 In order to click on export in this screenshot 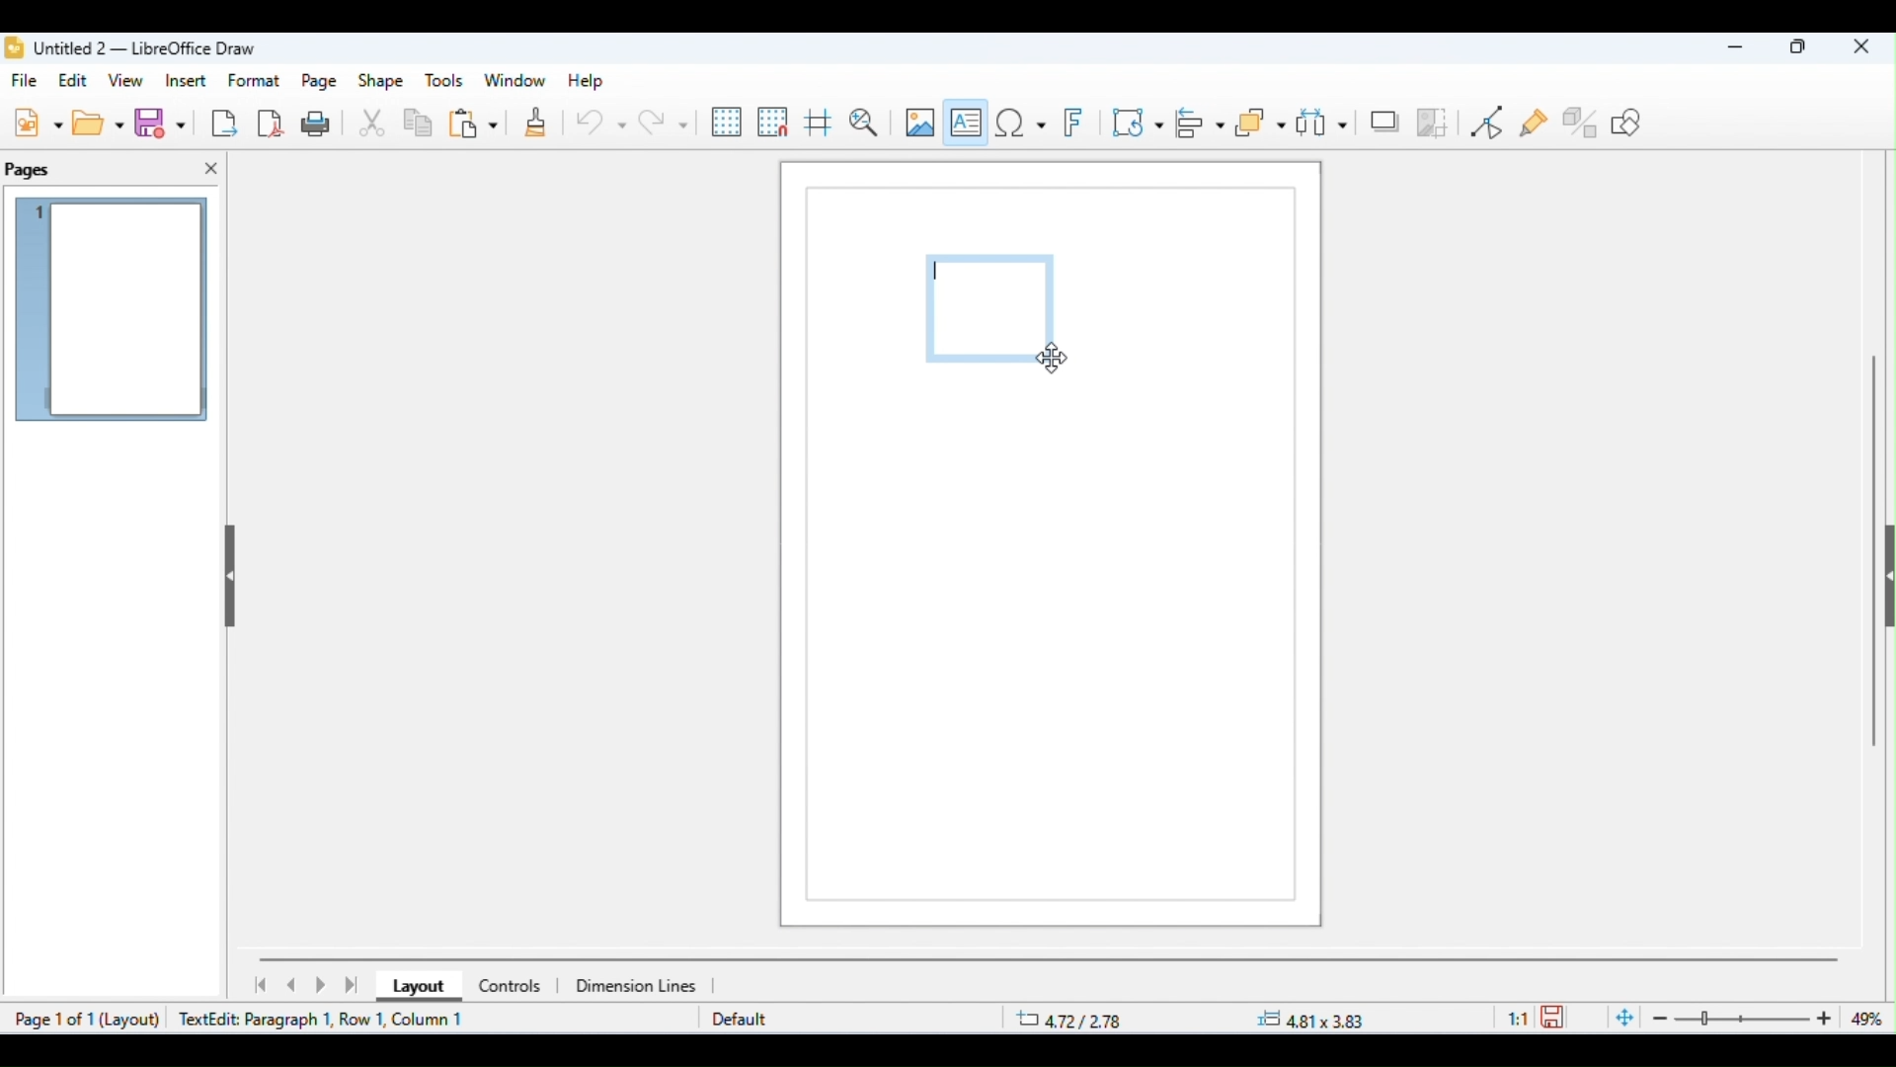, I will do `click(223, 123)`.